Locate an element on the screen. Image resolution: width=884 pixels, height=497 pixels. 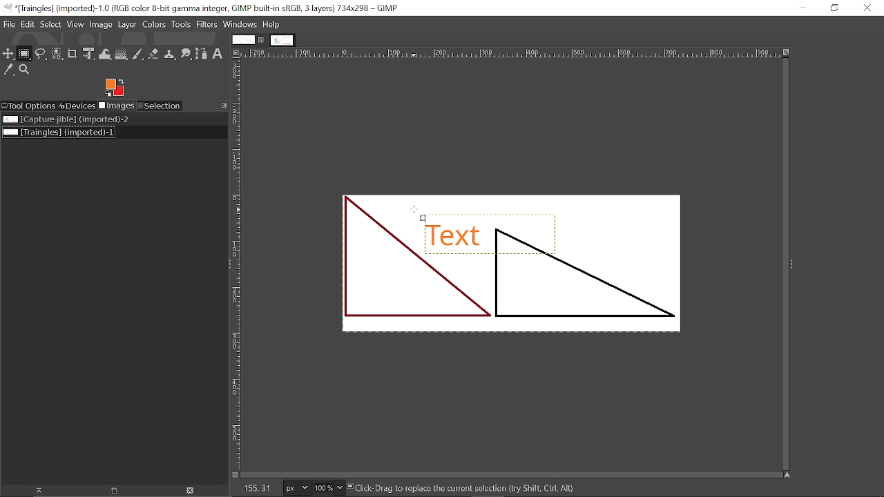
Configure this tab is located at coordinates (224, 105).